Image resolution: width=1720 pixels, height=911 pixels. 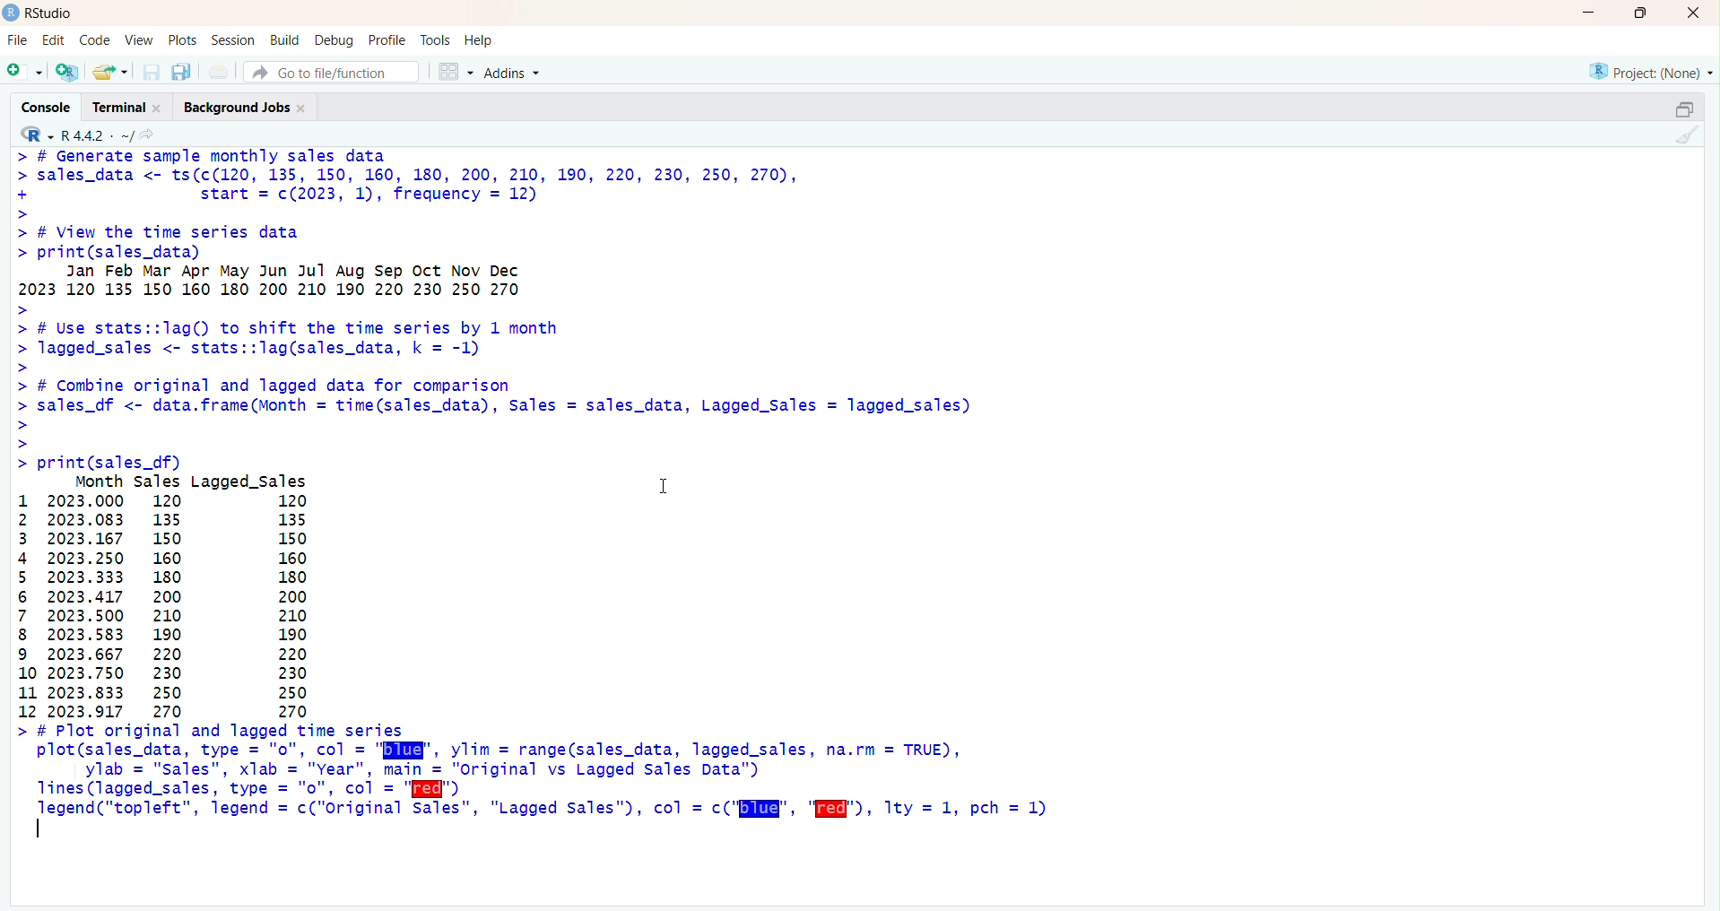 I want to click on help, so click(x=482, y=39).